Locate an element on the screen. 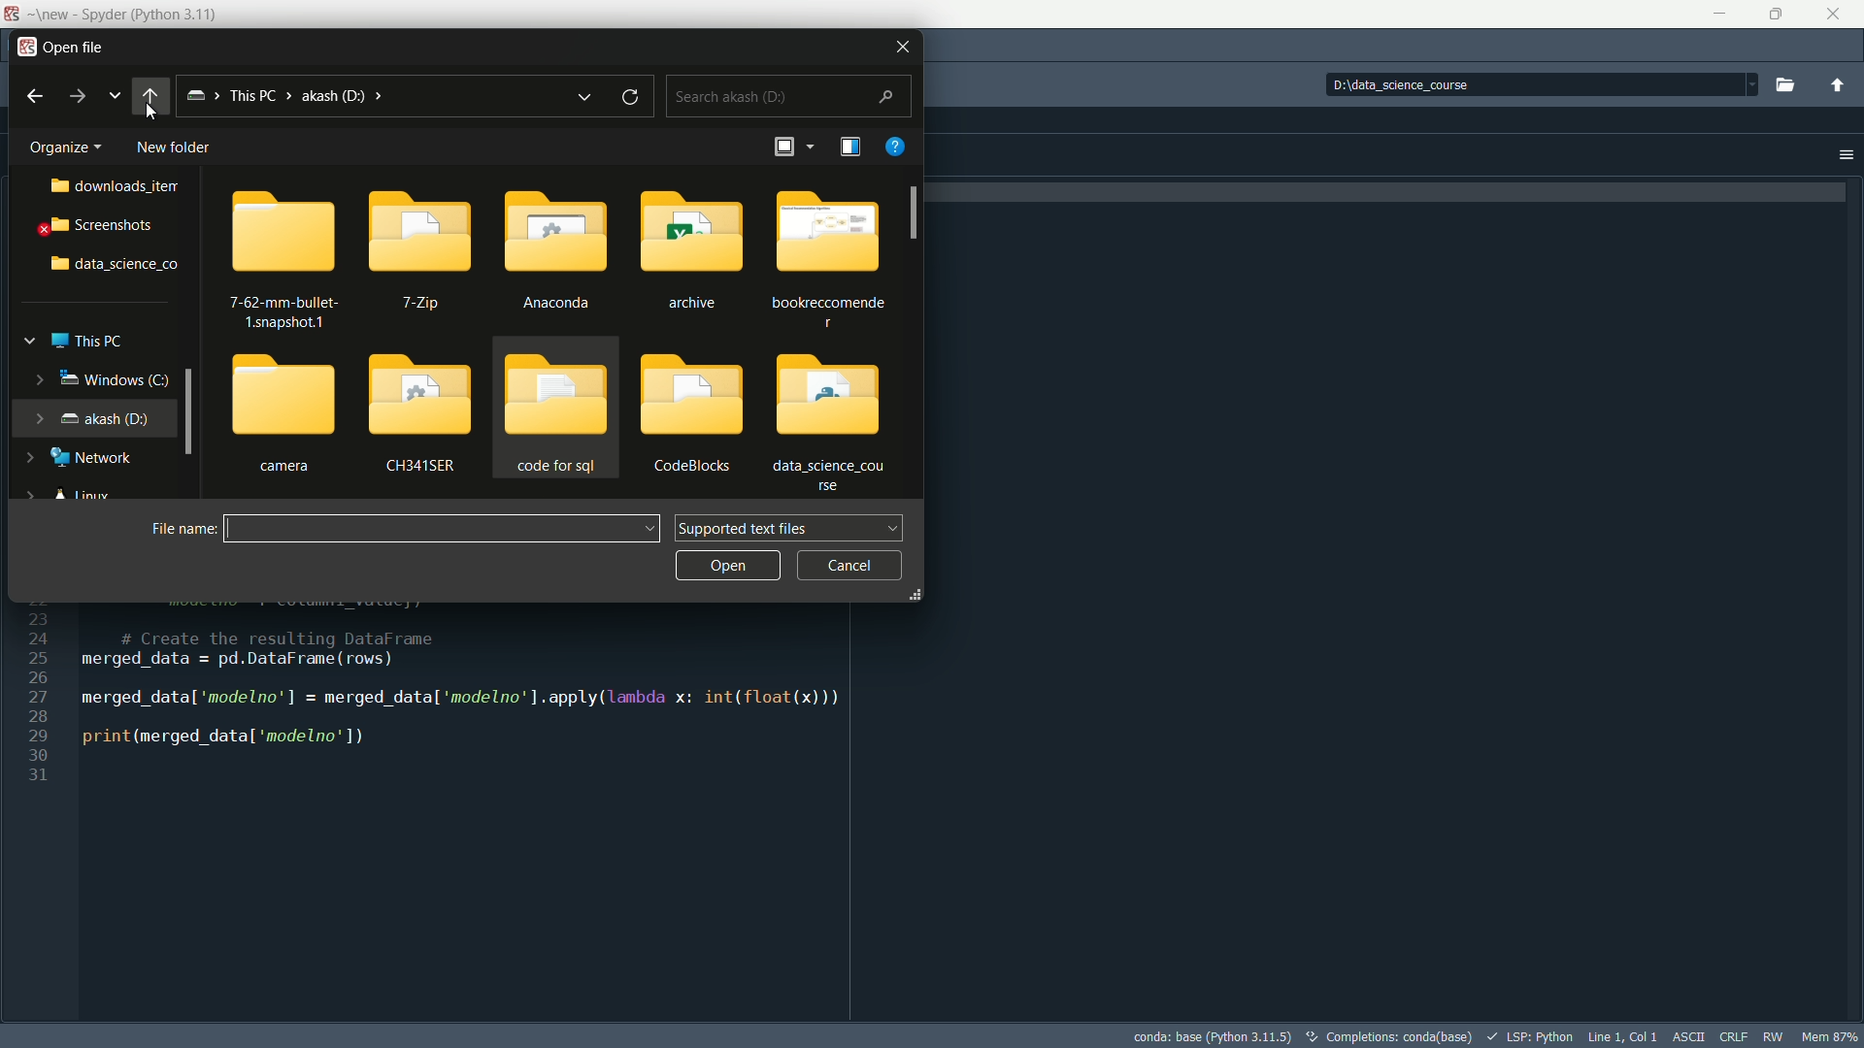  CodeBlocks is located at coordinates (691, 412).